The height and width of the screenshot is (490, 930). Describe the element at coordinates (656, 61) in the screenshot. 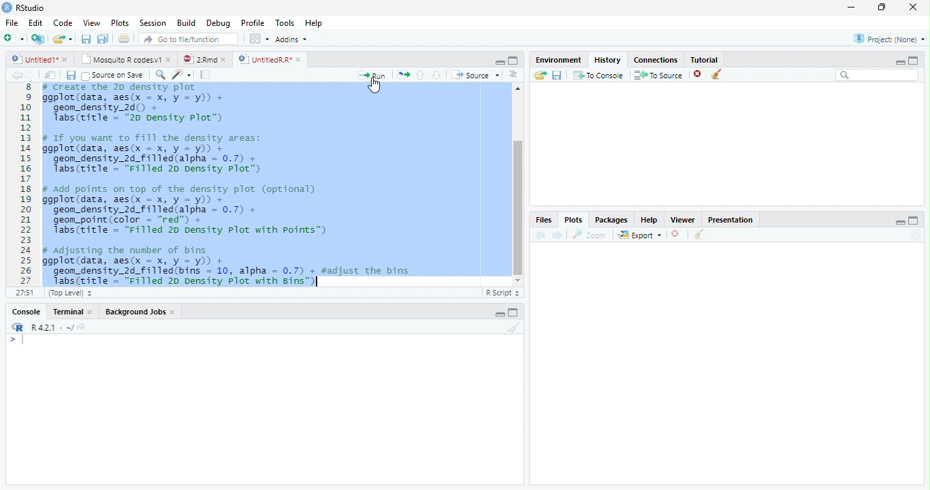

I see `Connections` at that location.